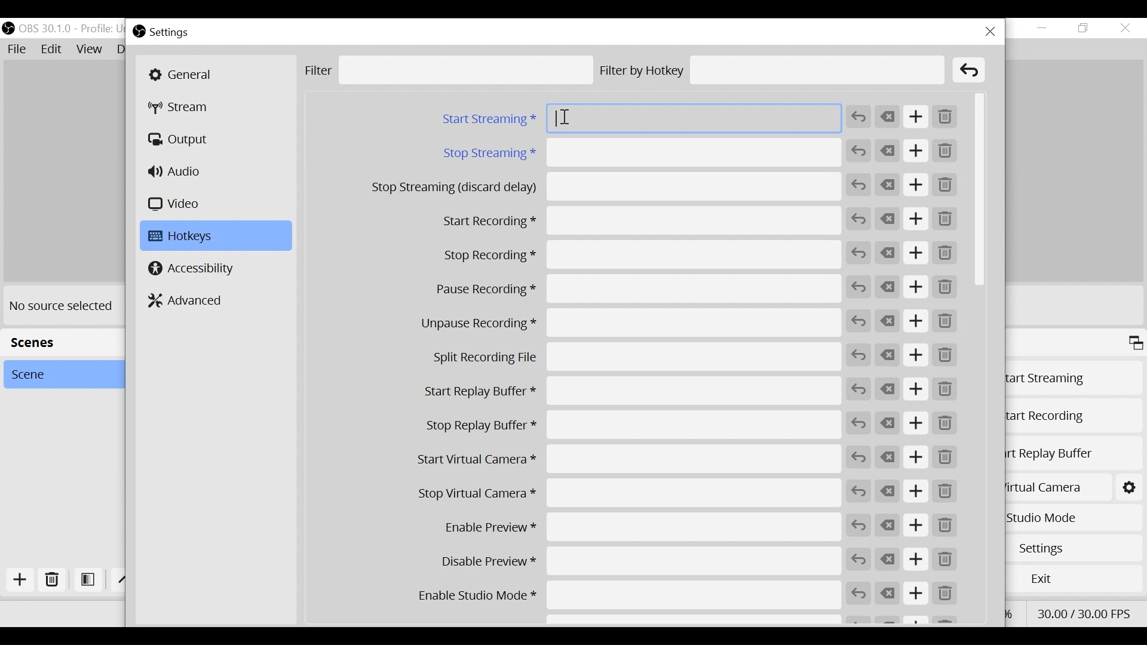 The image size is (1147, 645). Describe the element at coordinates (628, 493) in the screenshot. I see `Stop Virtual Camera` at that location.